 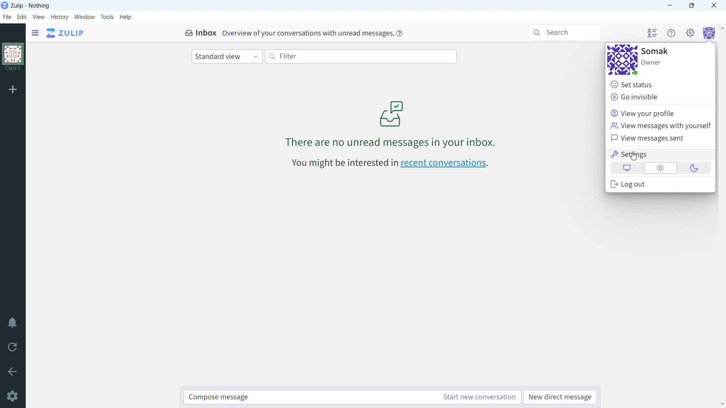 I want to click on search, so click(x=565, y=32).